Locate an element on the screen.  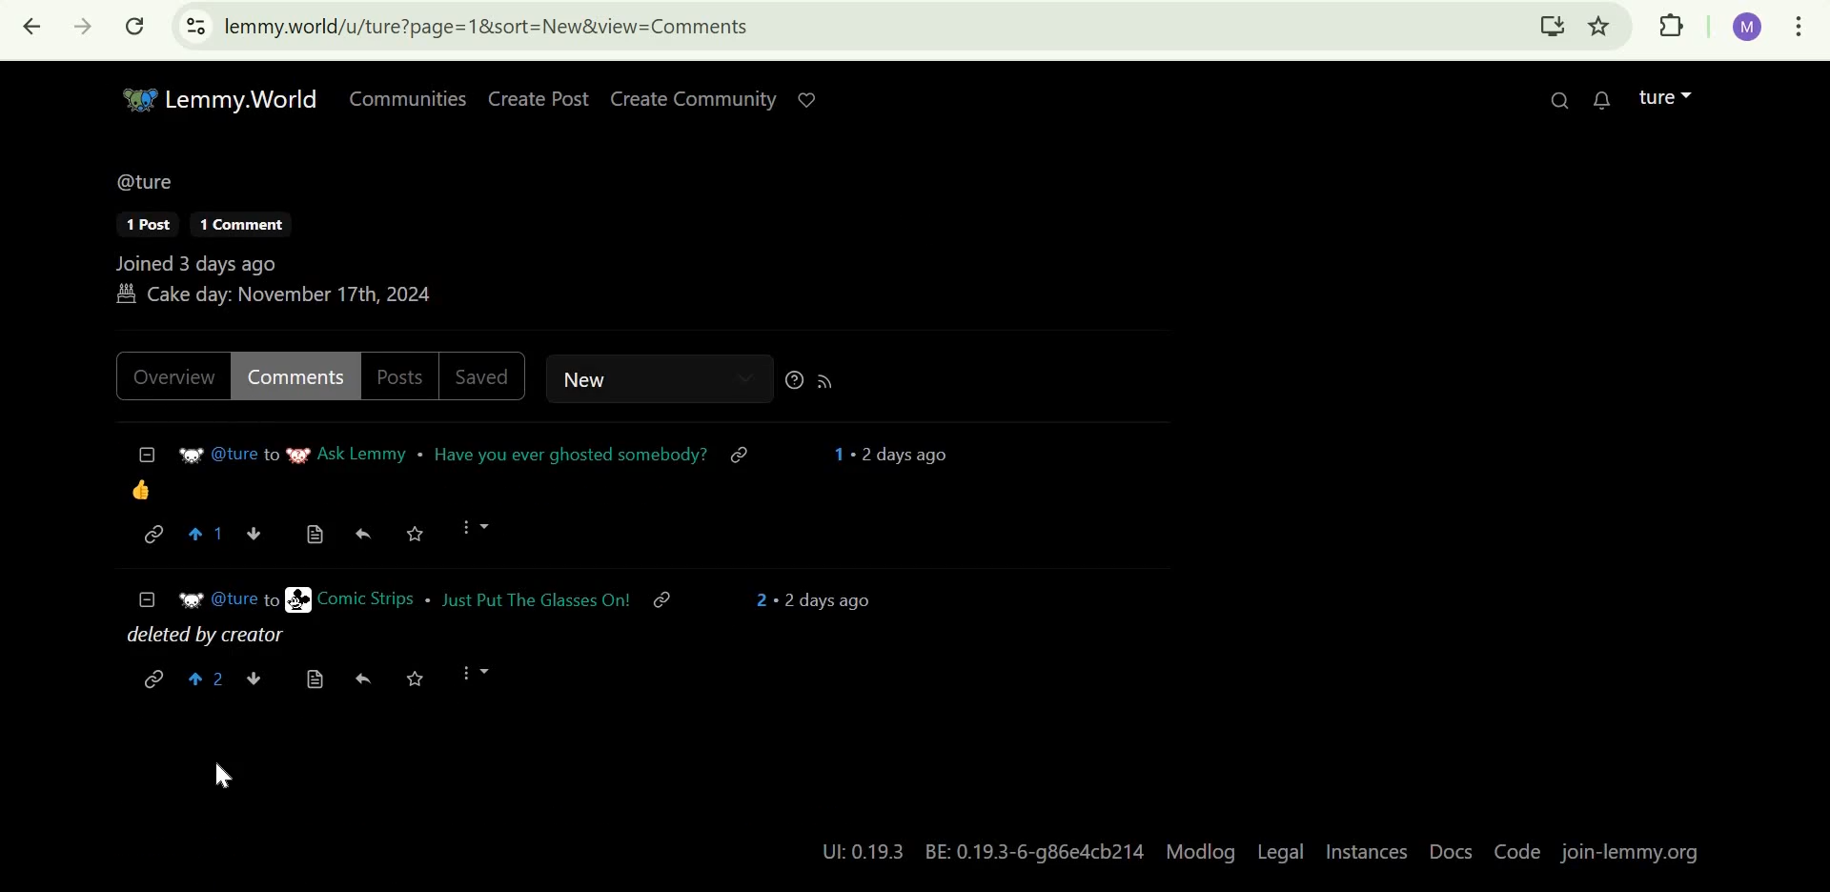
more is located at coordinates (475, 529).